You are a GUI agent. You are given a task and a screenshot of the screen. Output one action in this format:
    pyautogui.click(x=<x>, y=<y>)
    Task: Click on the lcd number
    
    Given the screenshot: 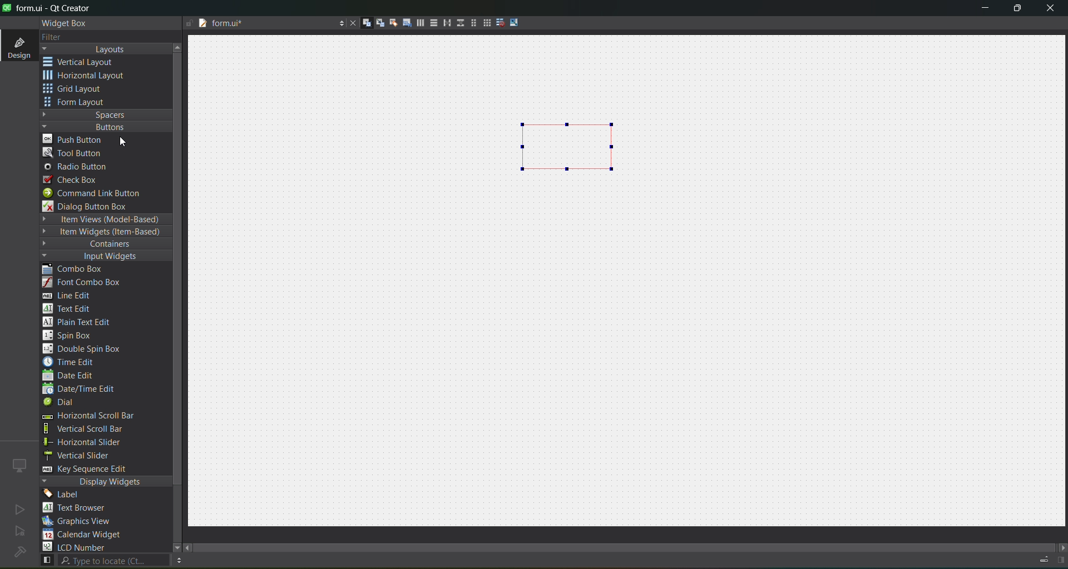 What is the action you would take?
    pyautogui.click(x=77, y=547)
    